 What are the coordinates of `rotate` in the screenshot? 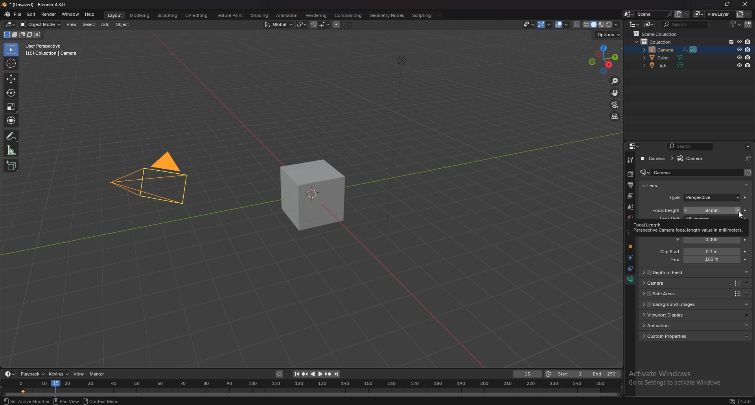 It's located at (11, 93).